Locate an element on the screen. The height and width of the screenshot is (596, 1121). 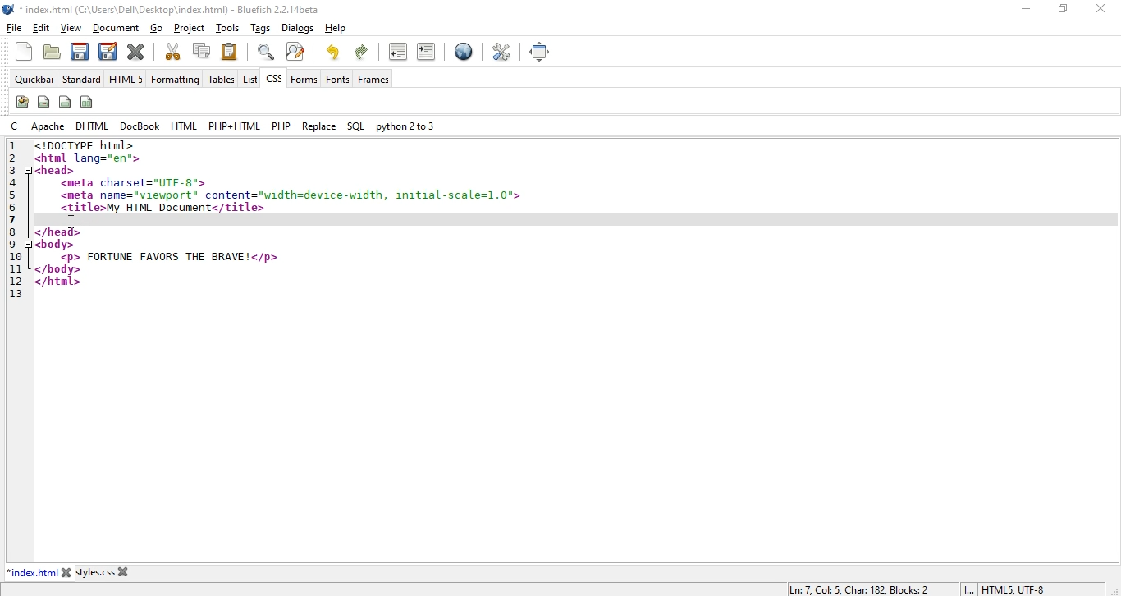
list is located at coordinates (249, 79).